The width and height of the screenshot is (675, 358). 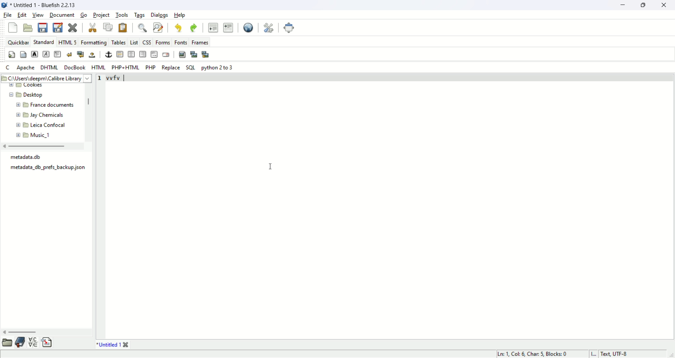 I want to click on preferences, so click(x=271, y=27).